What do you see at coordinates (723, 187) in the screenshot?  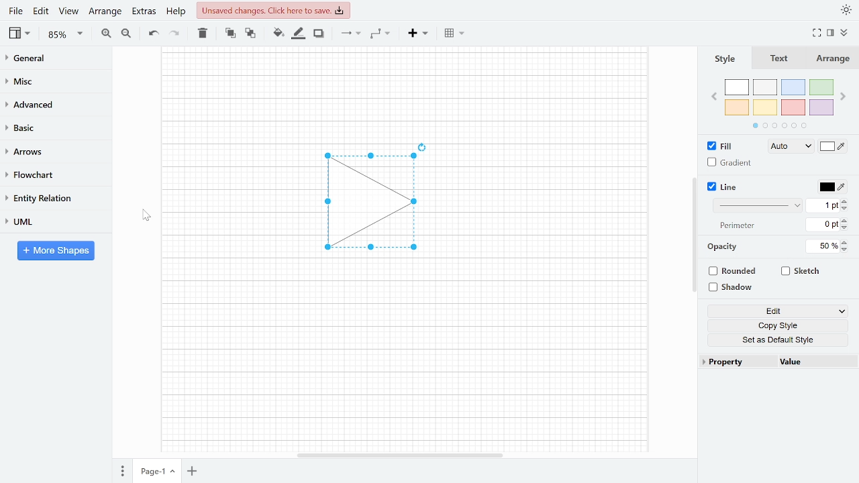 I see `Line` at bounding box center [723, 187].